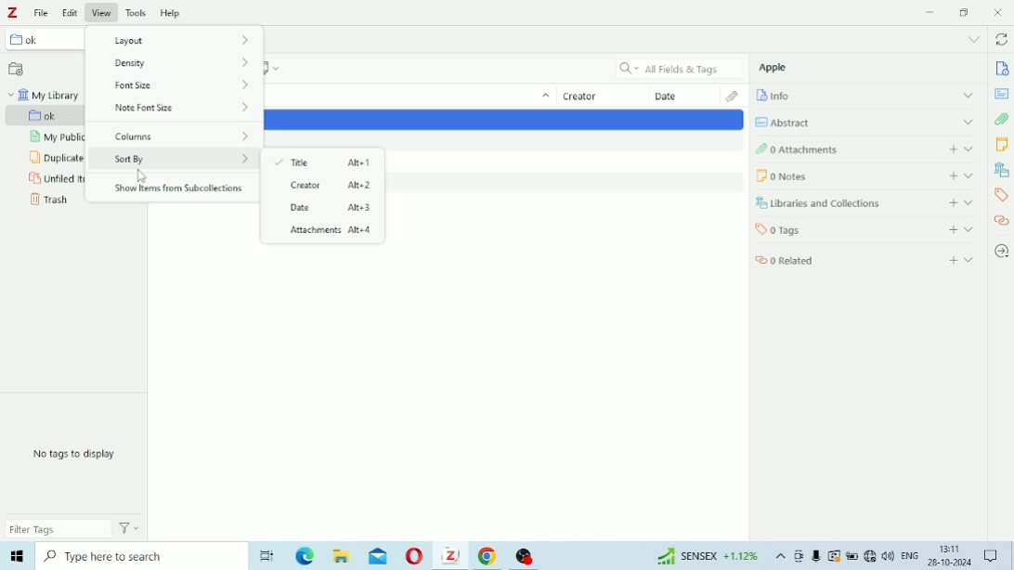  I want to click on Search All Fields & Tags, so click(675, 67).